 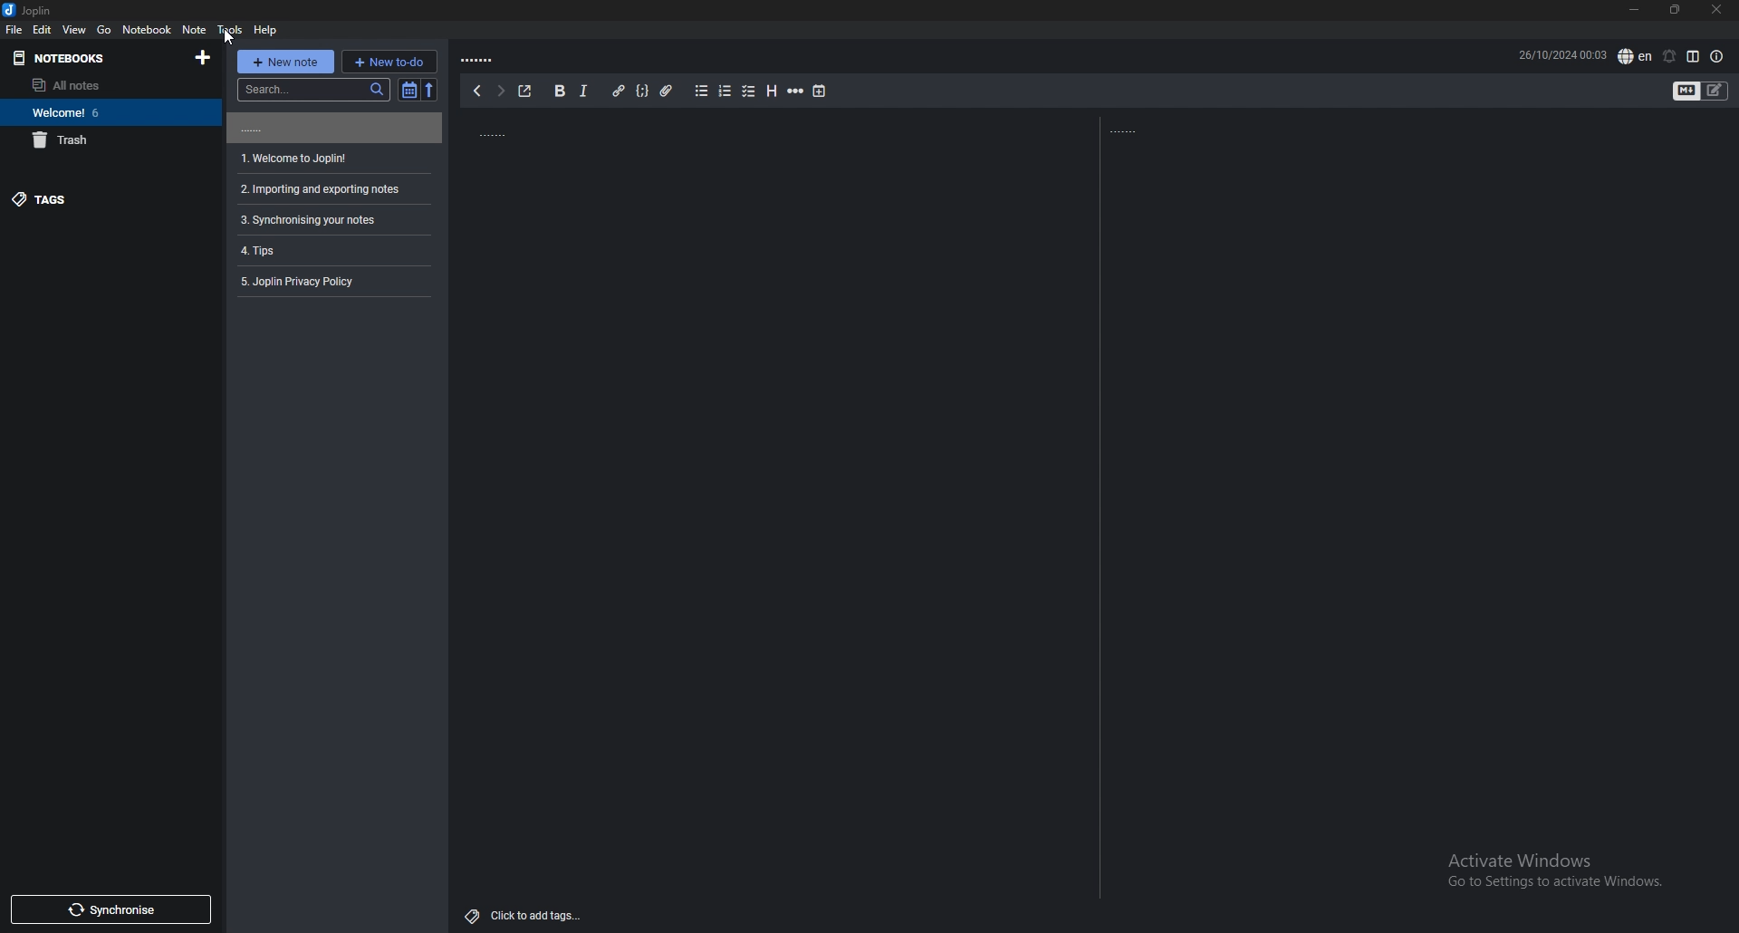 I want to click on toggle editors, so click(x=1686, y=91).